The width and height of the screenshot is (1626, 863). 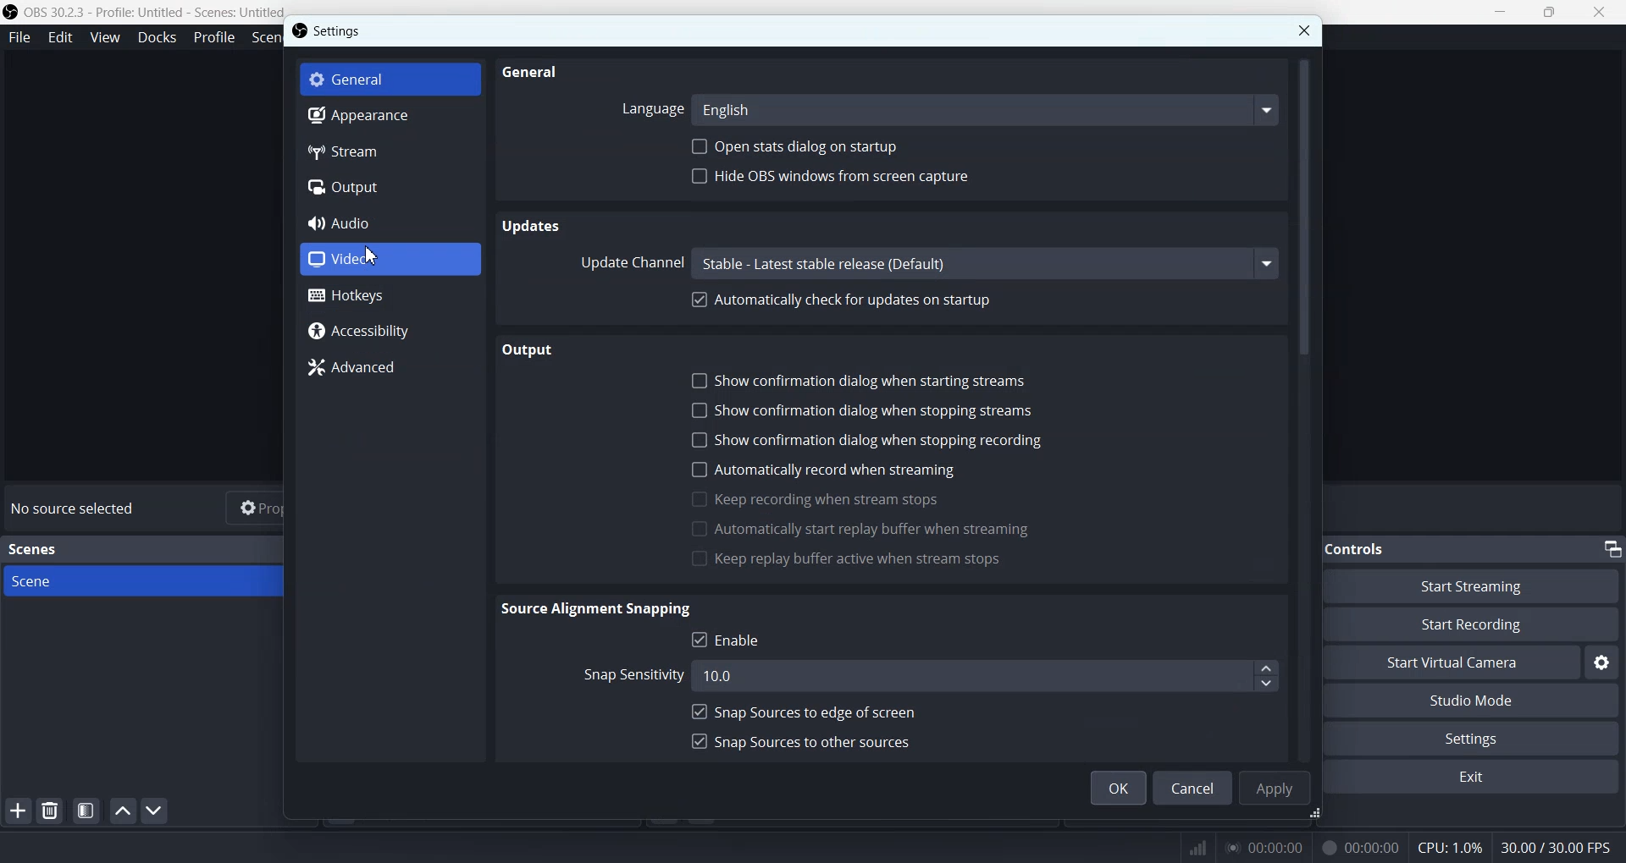 What do you see at coordinates (1303, 30) in the screenshot?
I see `Close` at bounding box center [1303, 30].